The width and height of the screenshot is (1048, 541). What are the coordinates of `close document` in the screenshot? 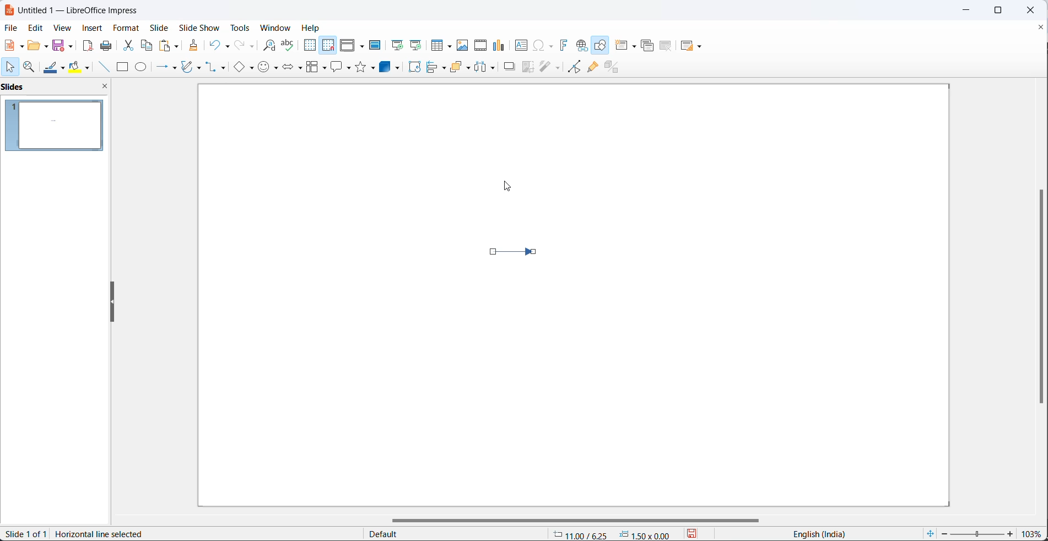 It's located at (1041, 26).